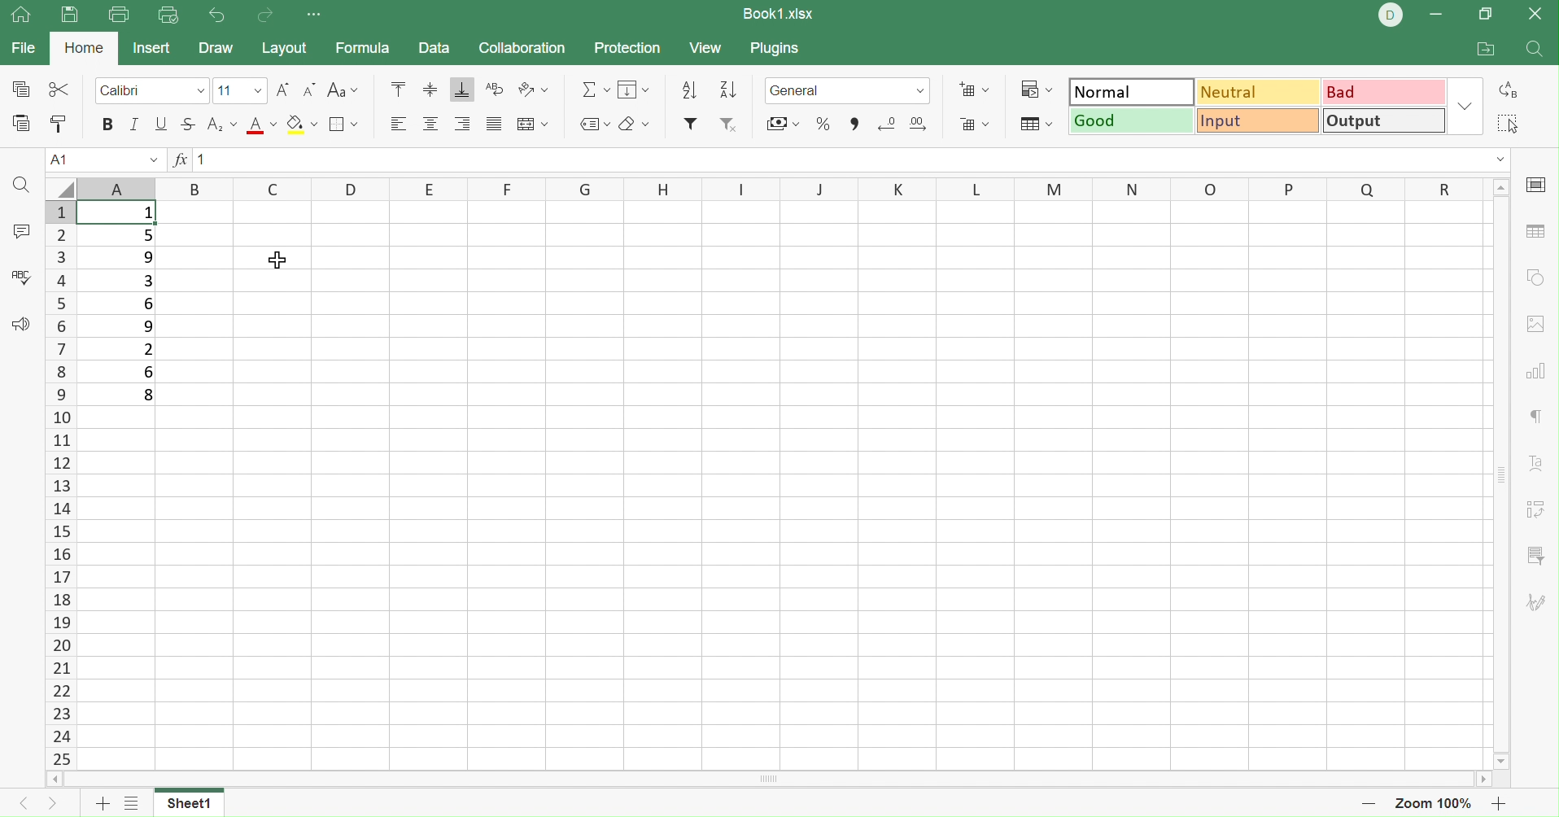 This screenshot has width=1559, height=817. What do you see at coordinates (1486, 50) in the screenshot?
I see `Open file location` at bounding box center [1486, 50].